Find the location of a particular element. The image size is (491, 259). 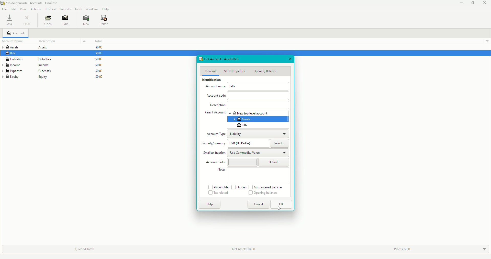

Equity is located at coordinates (27, 78).